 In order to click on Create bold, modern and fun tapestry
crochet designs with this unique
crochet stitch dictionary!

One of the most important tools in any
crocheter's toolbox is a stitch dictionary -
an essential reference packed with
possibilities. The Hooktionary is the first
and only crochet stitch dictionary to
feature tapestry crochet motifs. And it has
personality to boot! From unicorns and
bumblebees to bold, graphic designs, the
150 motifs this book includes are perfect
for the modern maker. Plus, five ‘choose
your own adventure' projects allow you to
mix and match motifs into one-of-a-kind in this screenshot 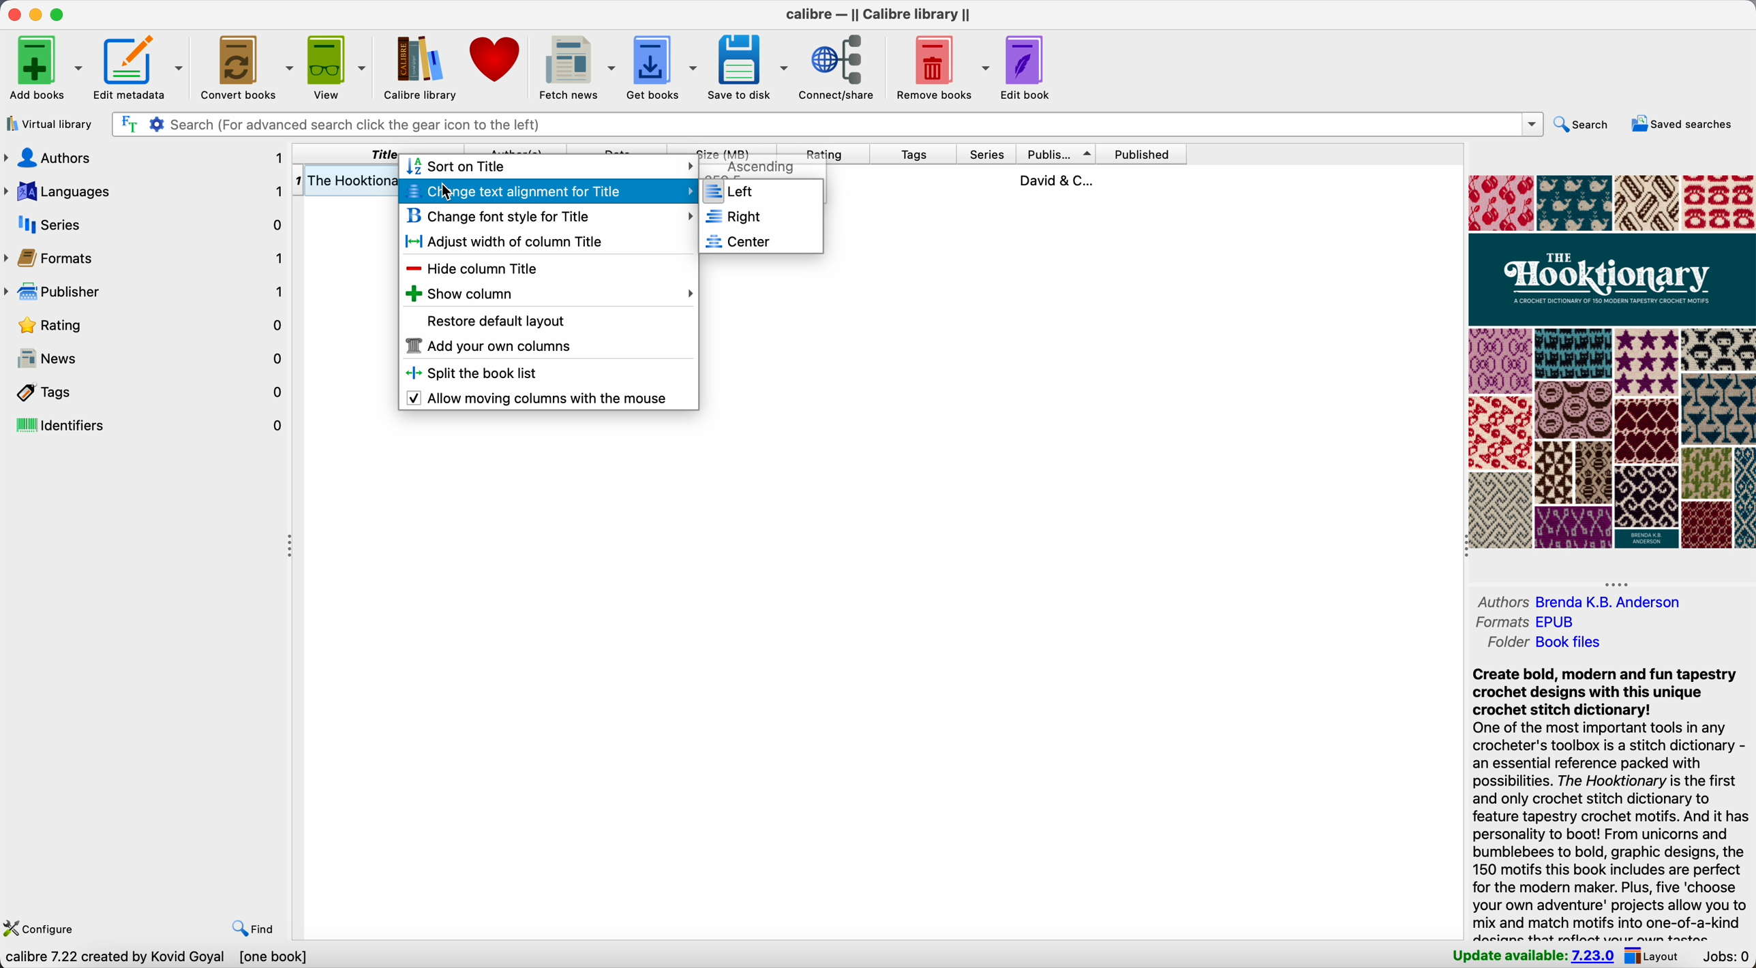, I will do `click(1610, 799)`.